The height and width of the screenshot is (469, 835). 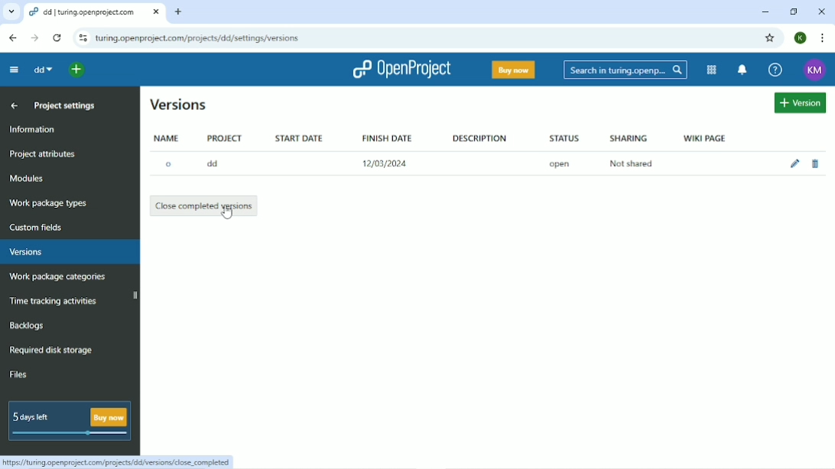 I want to click on Description, so click(x=481, y=137).